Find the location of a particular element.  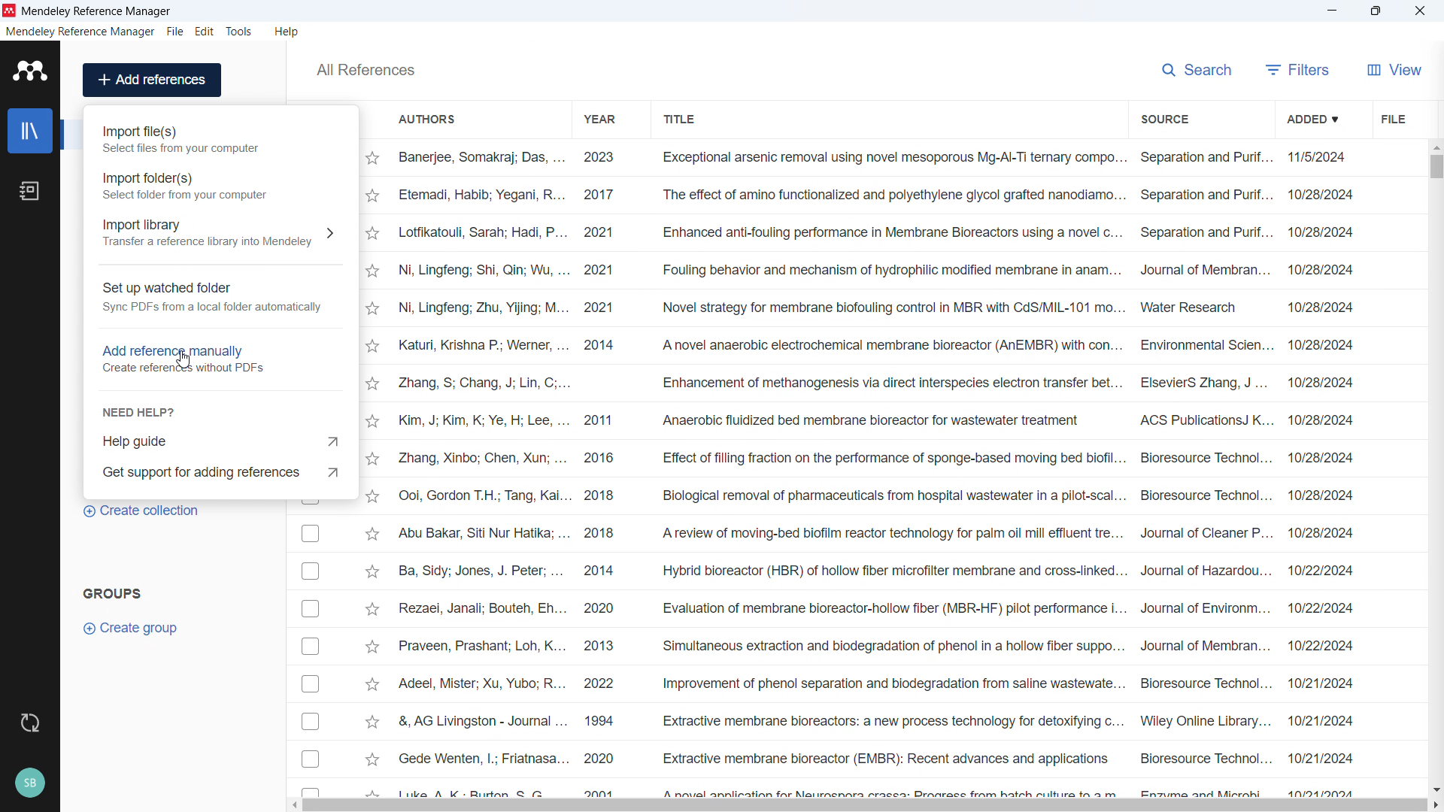

search  is located at coordinates (1199, 68).